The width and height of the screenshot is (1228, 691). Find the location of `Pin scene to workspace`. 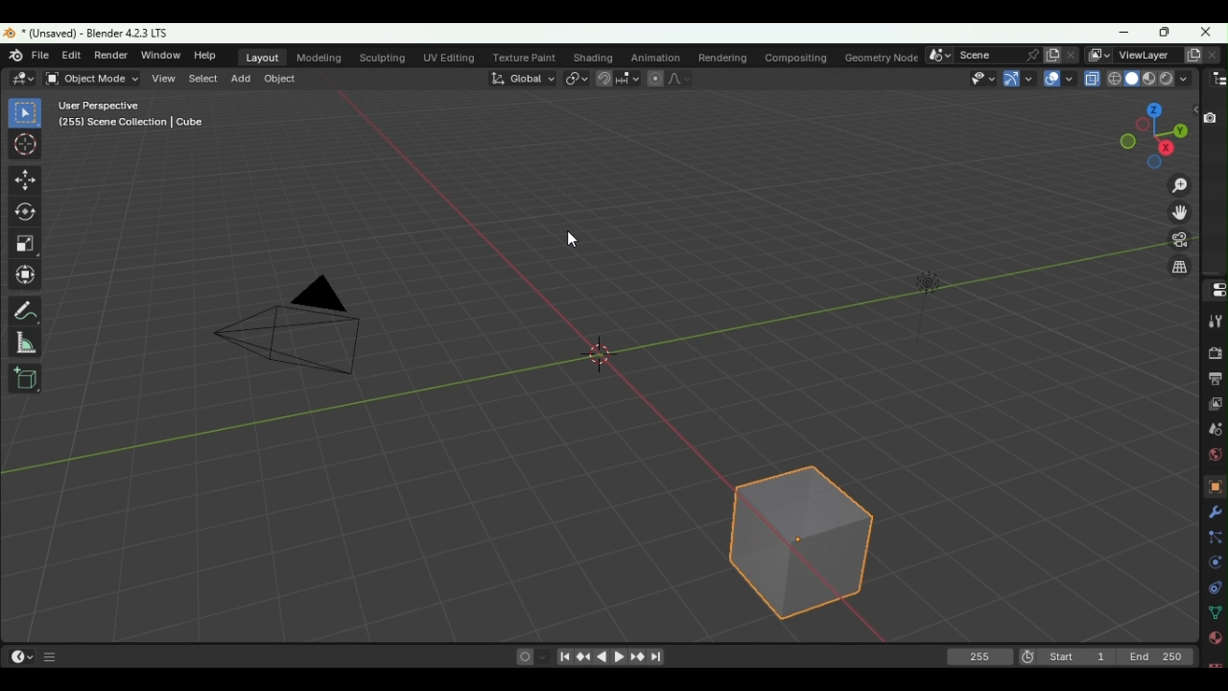

Pin scene to workspace is located at coordinates (1028, 55).